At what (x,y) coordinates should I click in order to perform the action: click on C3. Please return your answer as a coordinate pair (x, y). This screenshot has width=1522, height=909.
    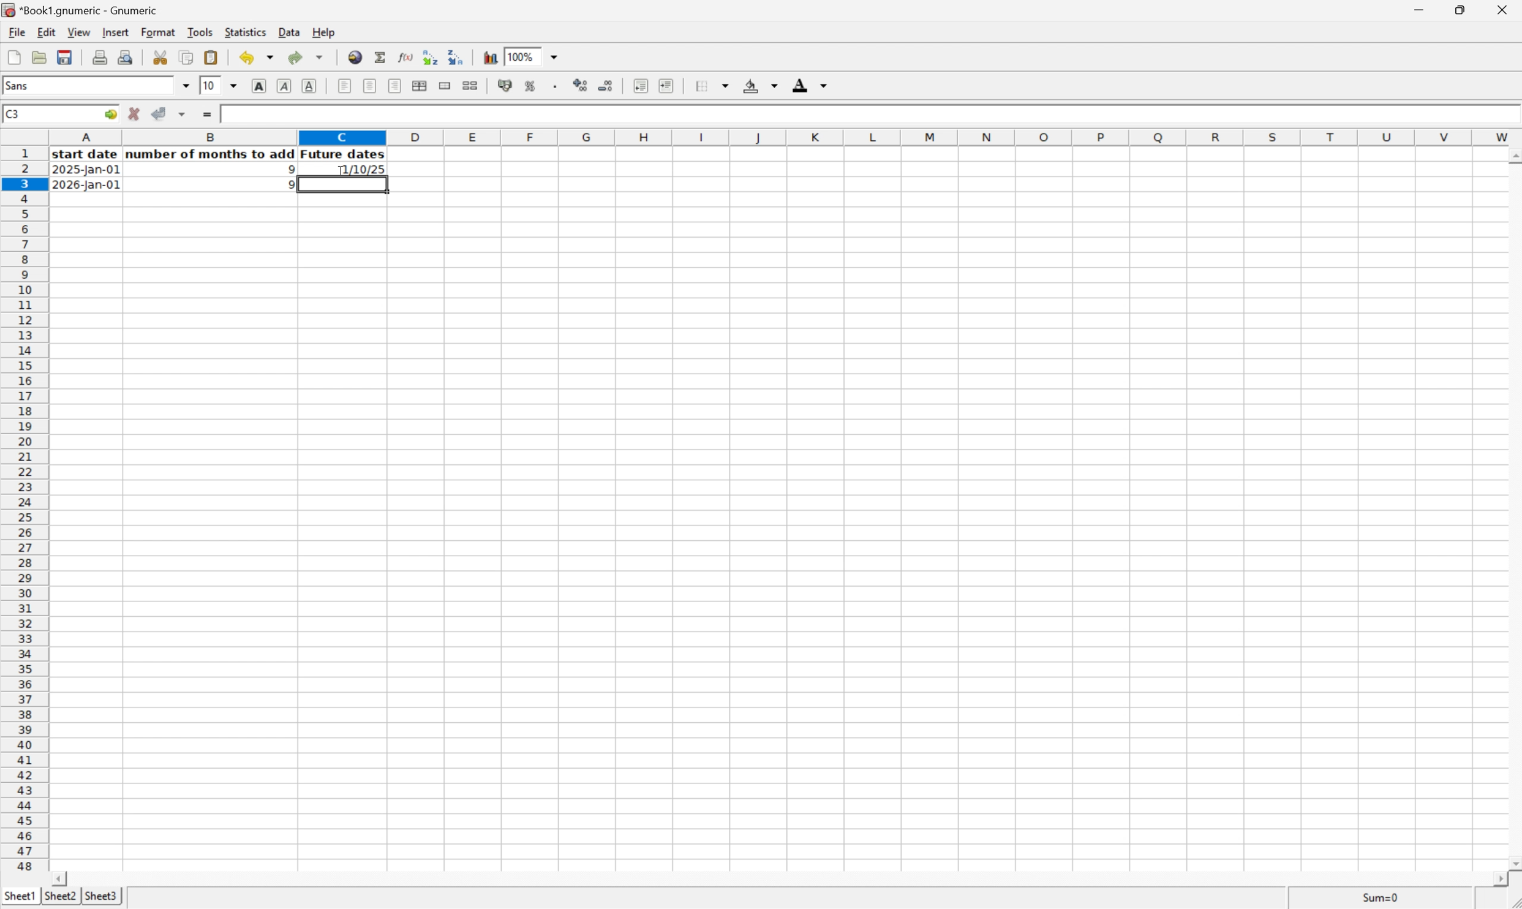
    Looking at the image, I should click on (12, 114).